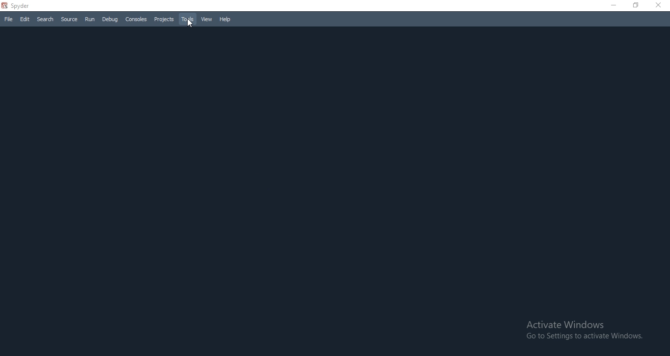 This screenshot has width=670, height=356. What do you see at coordinates (186, 20) in the screenshot?
I see `Tools` at bounding box center [186, 20].